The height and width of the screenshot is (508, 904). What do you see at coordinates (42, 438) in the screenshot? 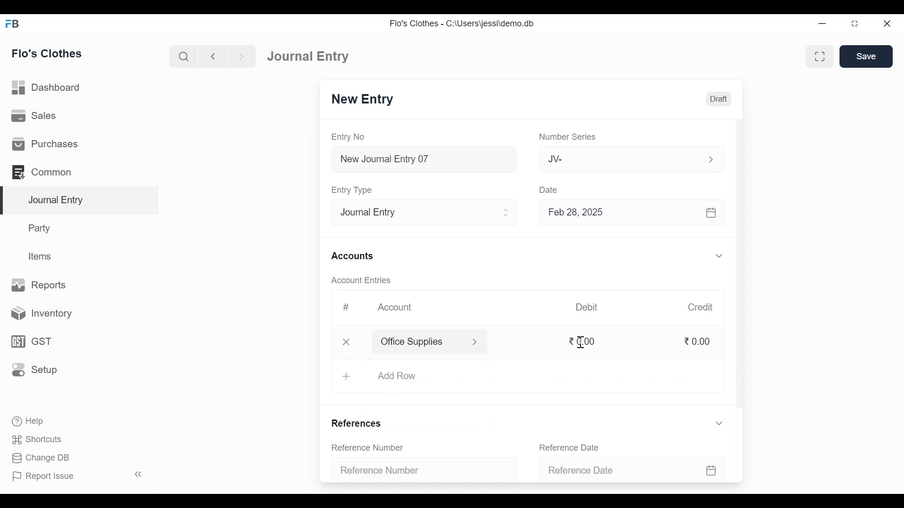
I see `Shortcuts` at bounding box center [42, 438].